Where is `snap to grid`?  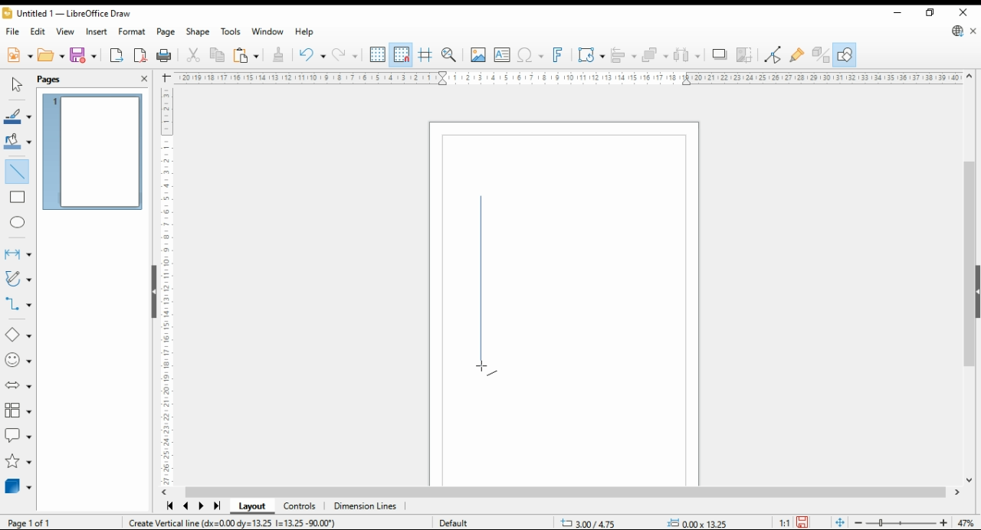
snap to grid is located at coordinates (401, 54).